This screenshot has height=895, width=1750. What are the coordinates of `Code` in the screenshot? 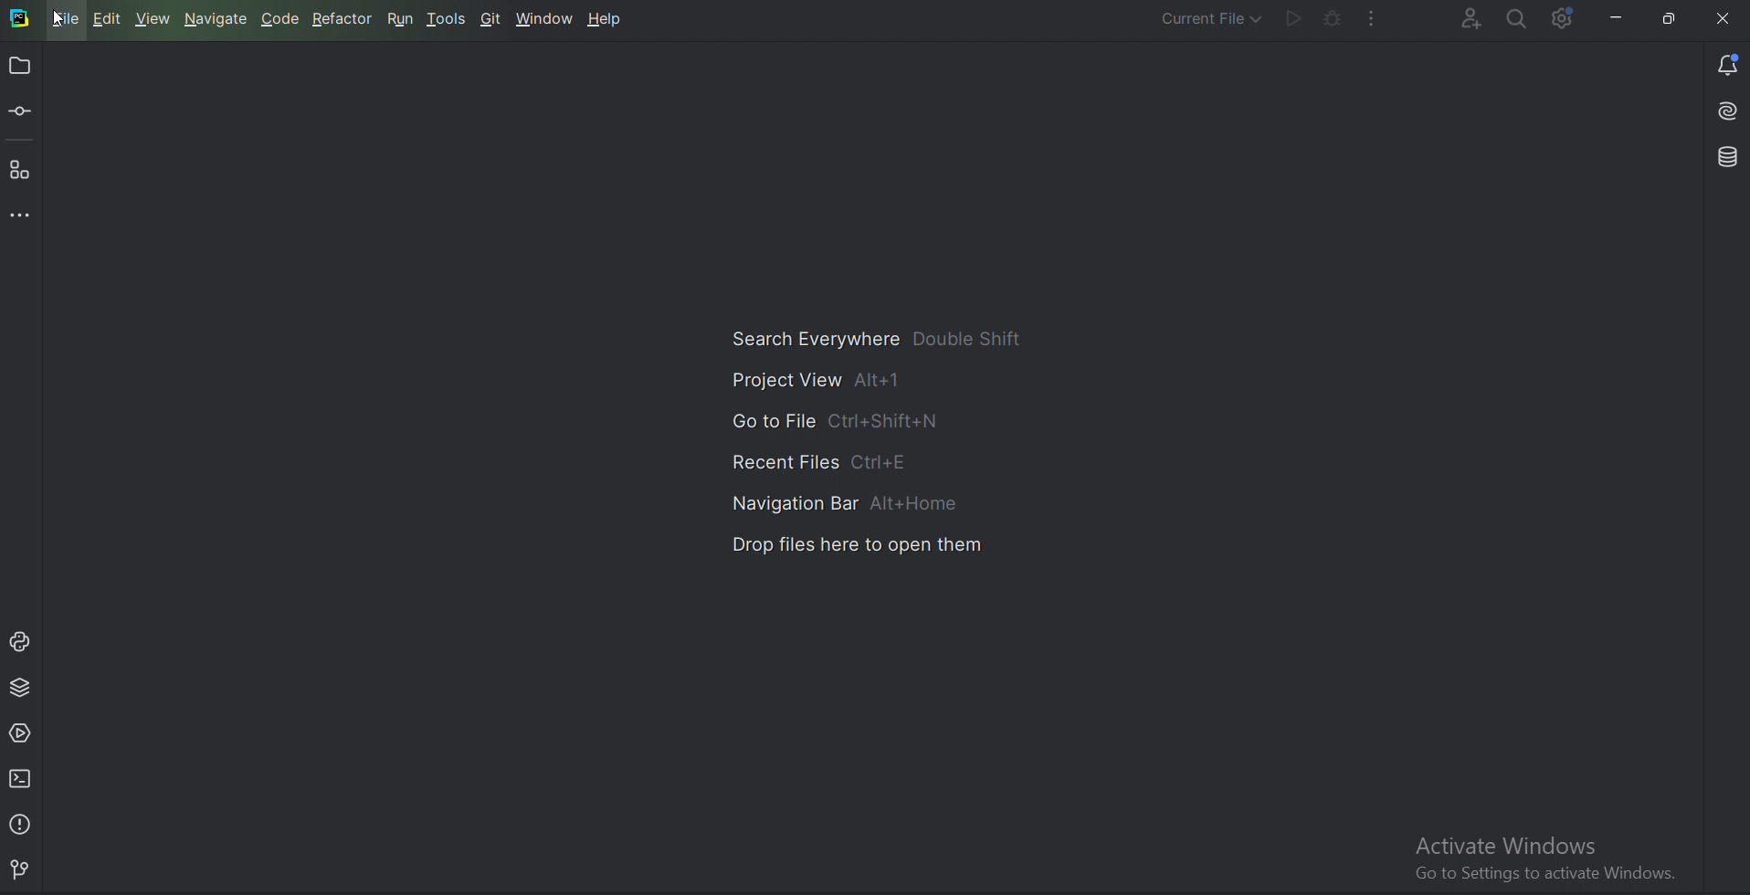 It's located at (284, 18).